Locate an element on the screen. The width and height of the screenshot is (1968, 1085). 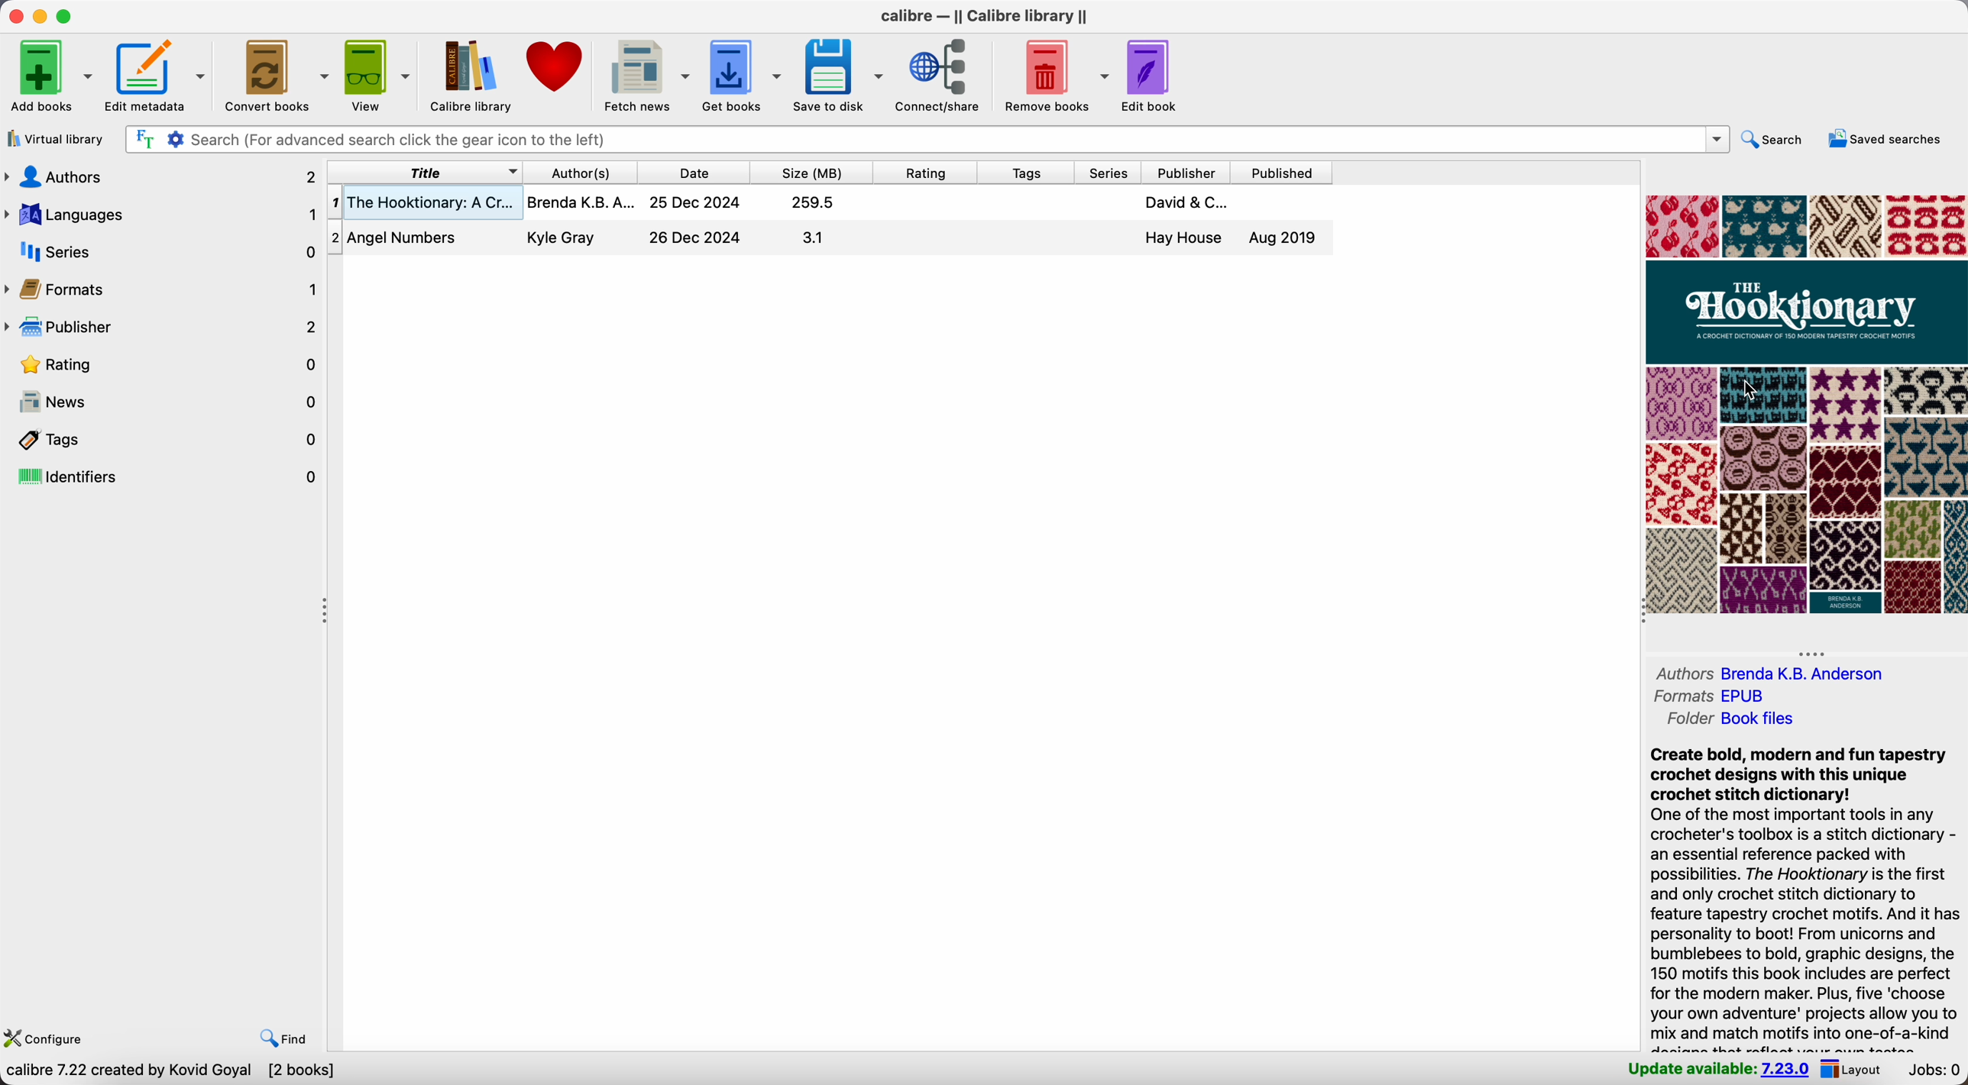
second book is located at coordinates (829, 241).